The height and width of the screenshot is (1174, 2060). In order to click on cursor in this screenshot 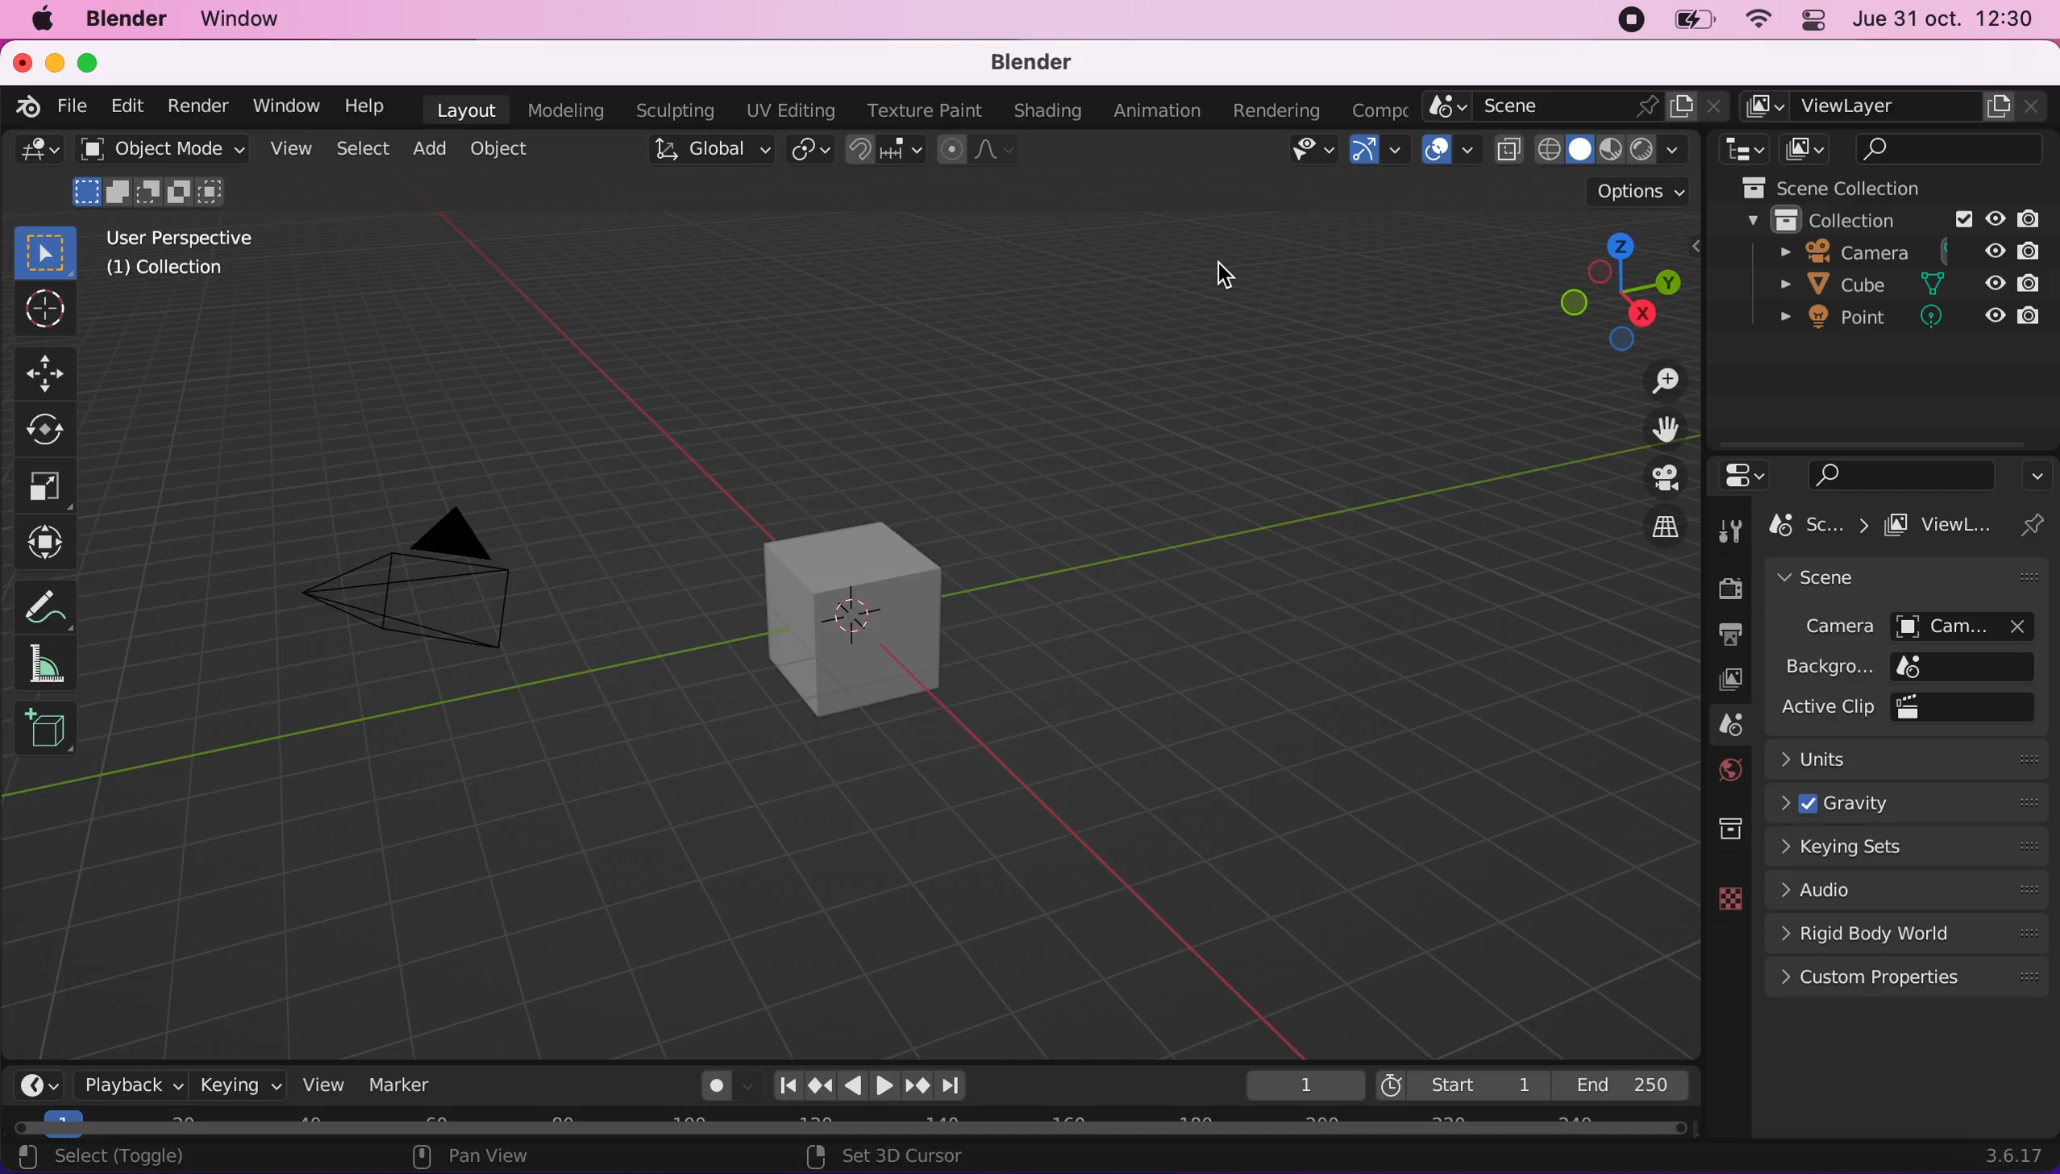, I will do `click(1227, 277)`.